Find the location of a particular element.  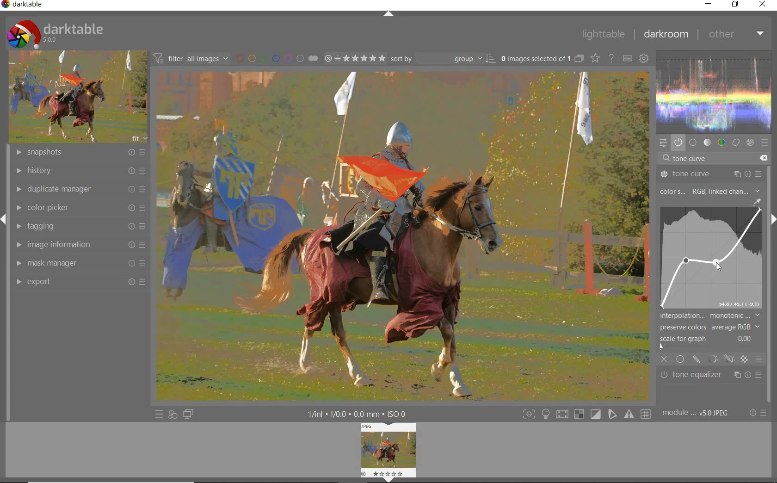

lighttable is located at coordinates (603, 35).